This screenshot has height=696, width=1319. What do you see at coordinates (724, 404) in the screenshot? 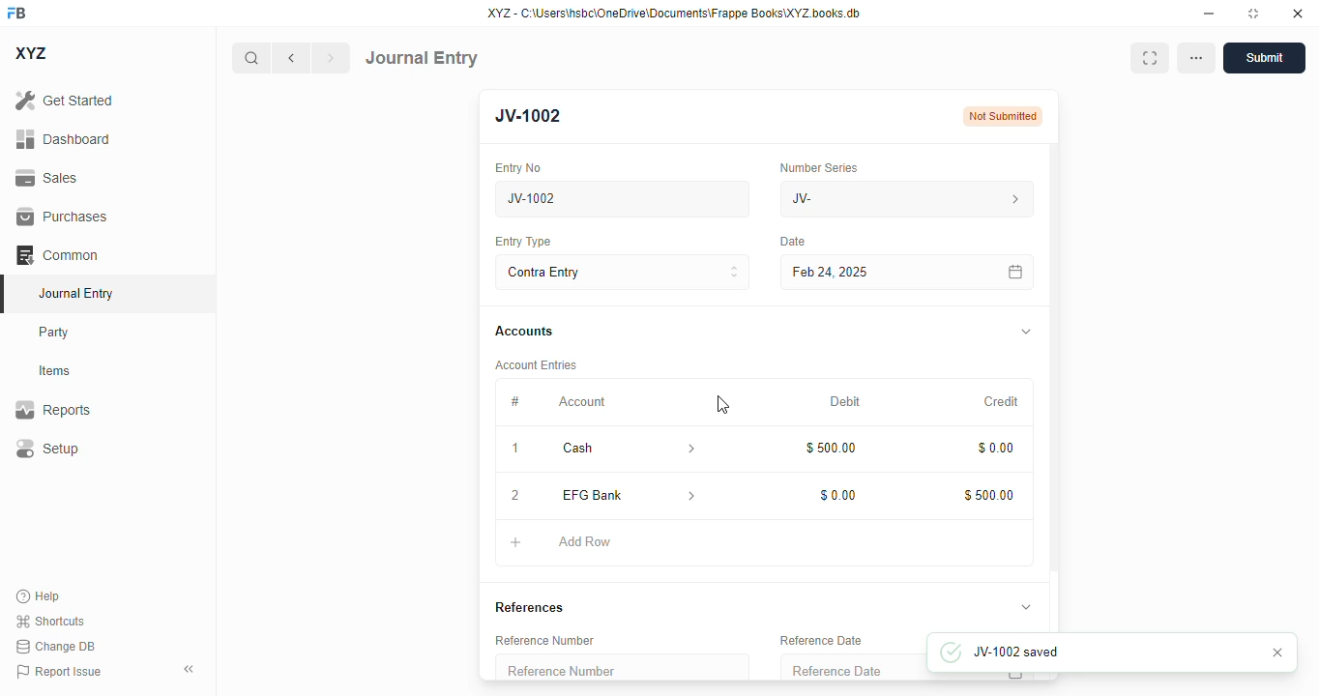
I see `cursor` at bounding box center [724, 404].